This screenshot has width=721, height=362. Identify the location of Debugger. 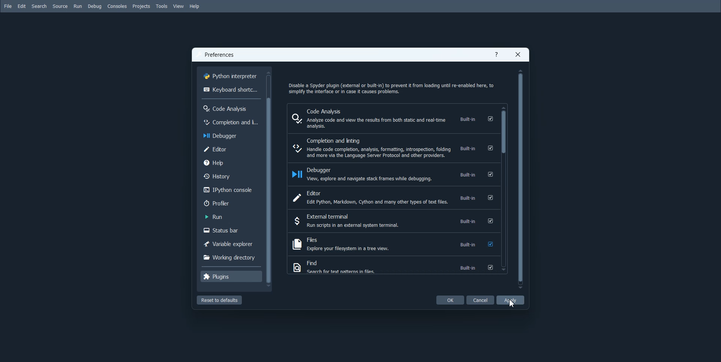
(230, 135).